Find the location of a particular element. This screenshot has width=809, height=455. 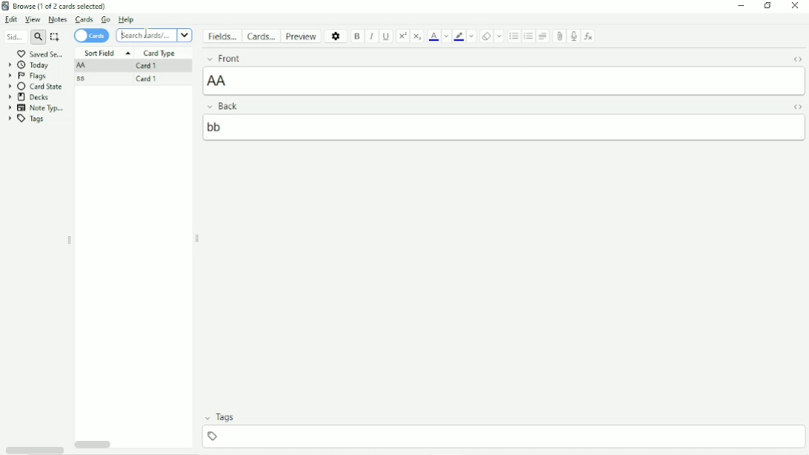

Card Type is located at coordinates (159, 53).